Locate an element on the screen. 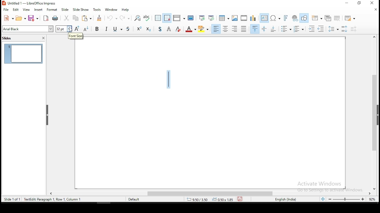  tools is located at coordinates (97, 9).